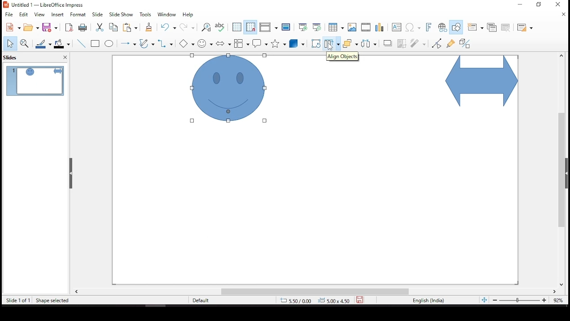 The height and width of the screenshot is (321, 570). I want to click on file, so click(9, 14).